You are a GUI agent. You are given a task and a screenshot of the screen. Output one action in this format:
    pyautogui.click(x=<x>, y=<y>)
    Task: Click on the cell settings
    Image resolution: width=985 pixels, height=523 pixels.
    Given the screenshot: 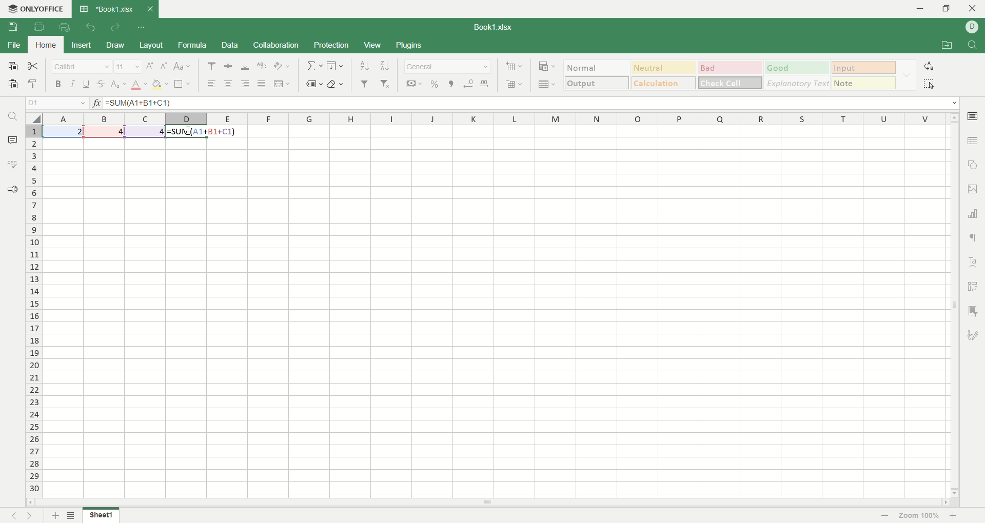 What is the action you would take?
    pyautogui.click(x=971, y=117)
    